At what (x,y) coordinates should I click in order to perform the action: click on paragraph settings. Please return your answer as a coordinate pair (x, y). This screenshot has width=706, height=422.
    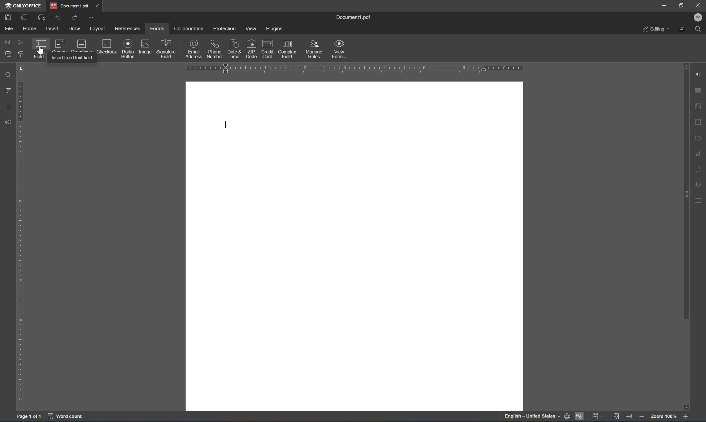
    Looking at the image, I should click on (698, 75).